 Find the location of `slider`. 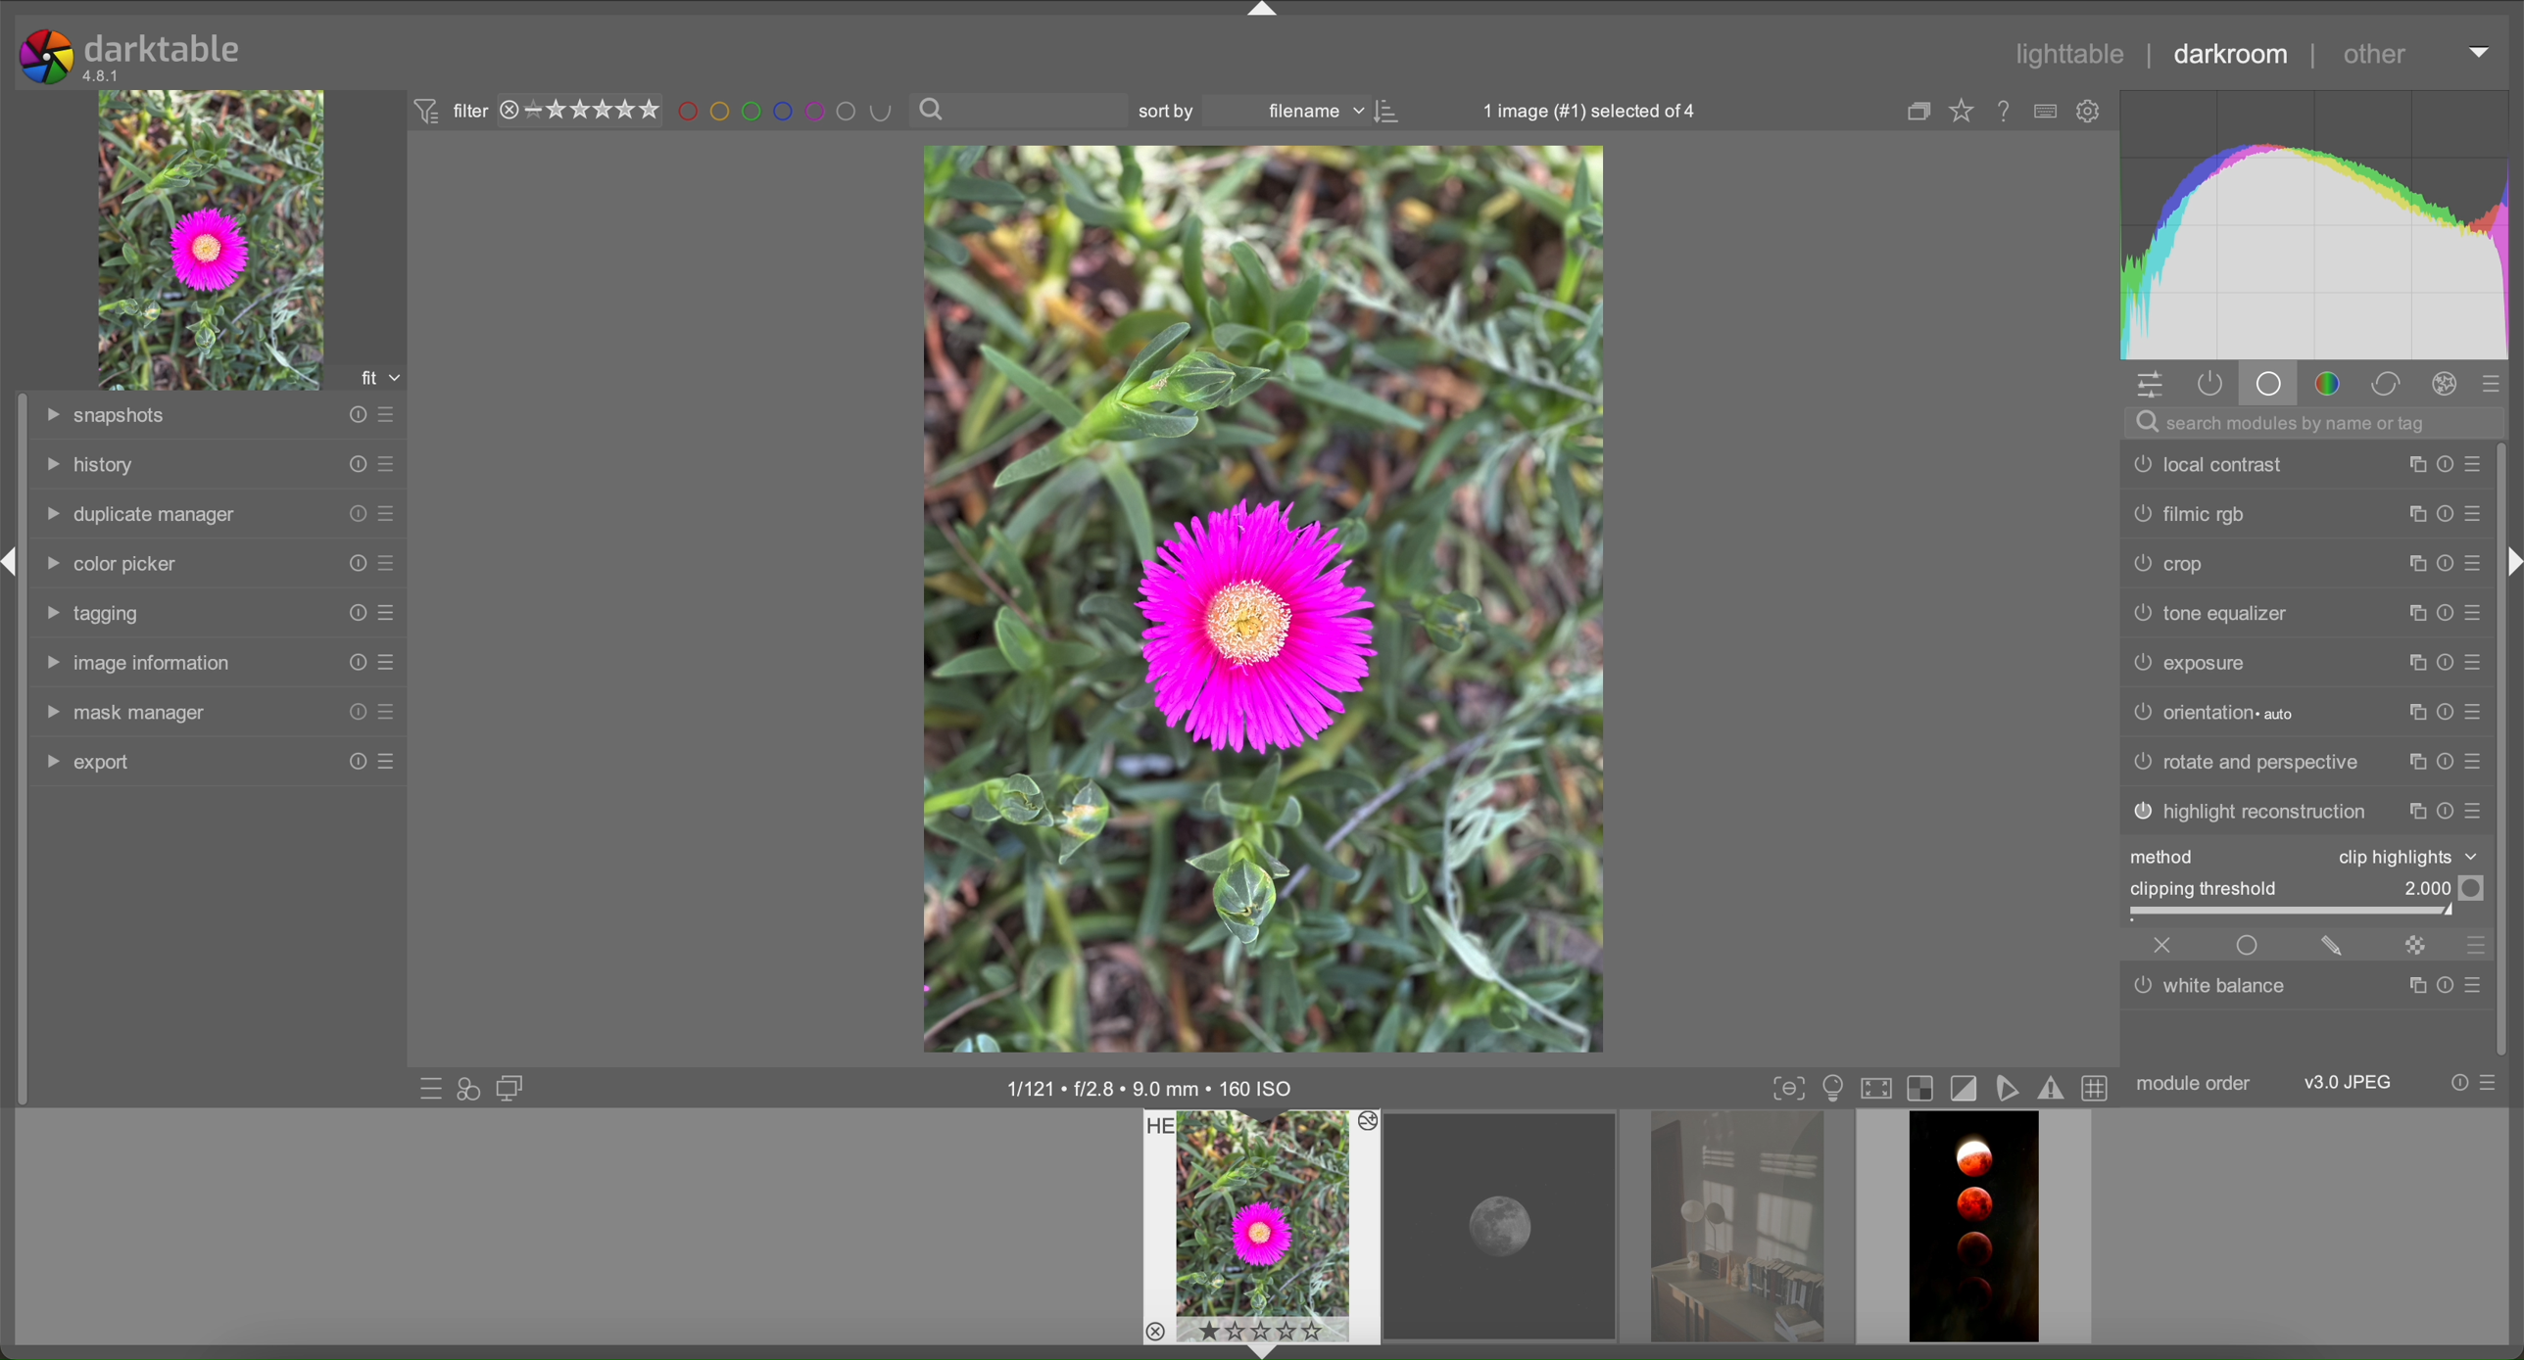

slider is located at coordinates (2310, 914).